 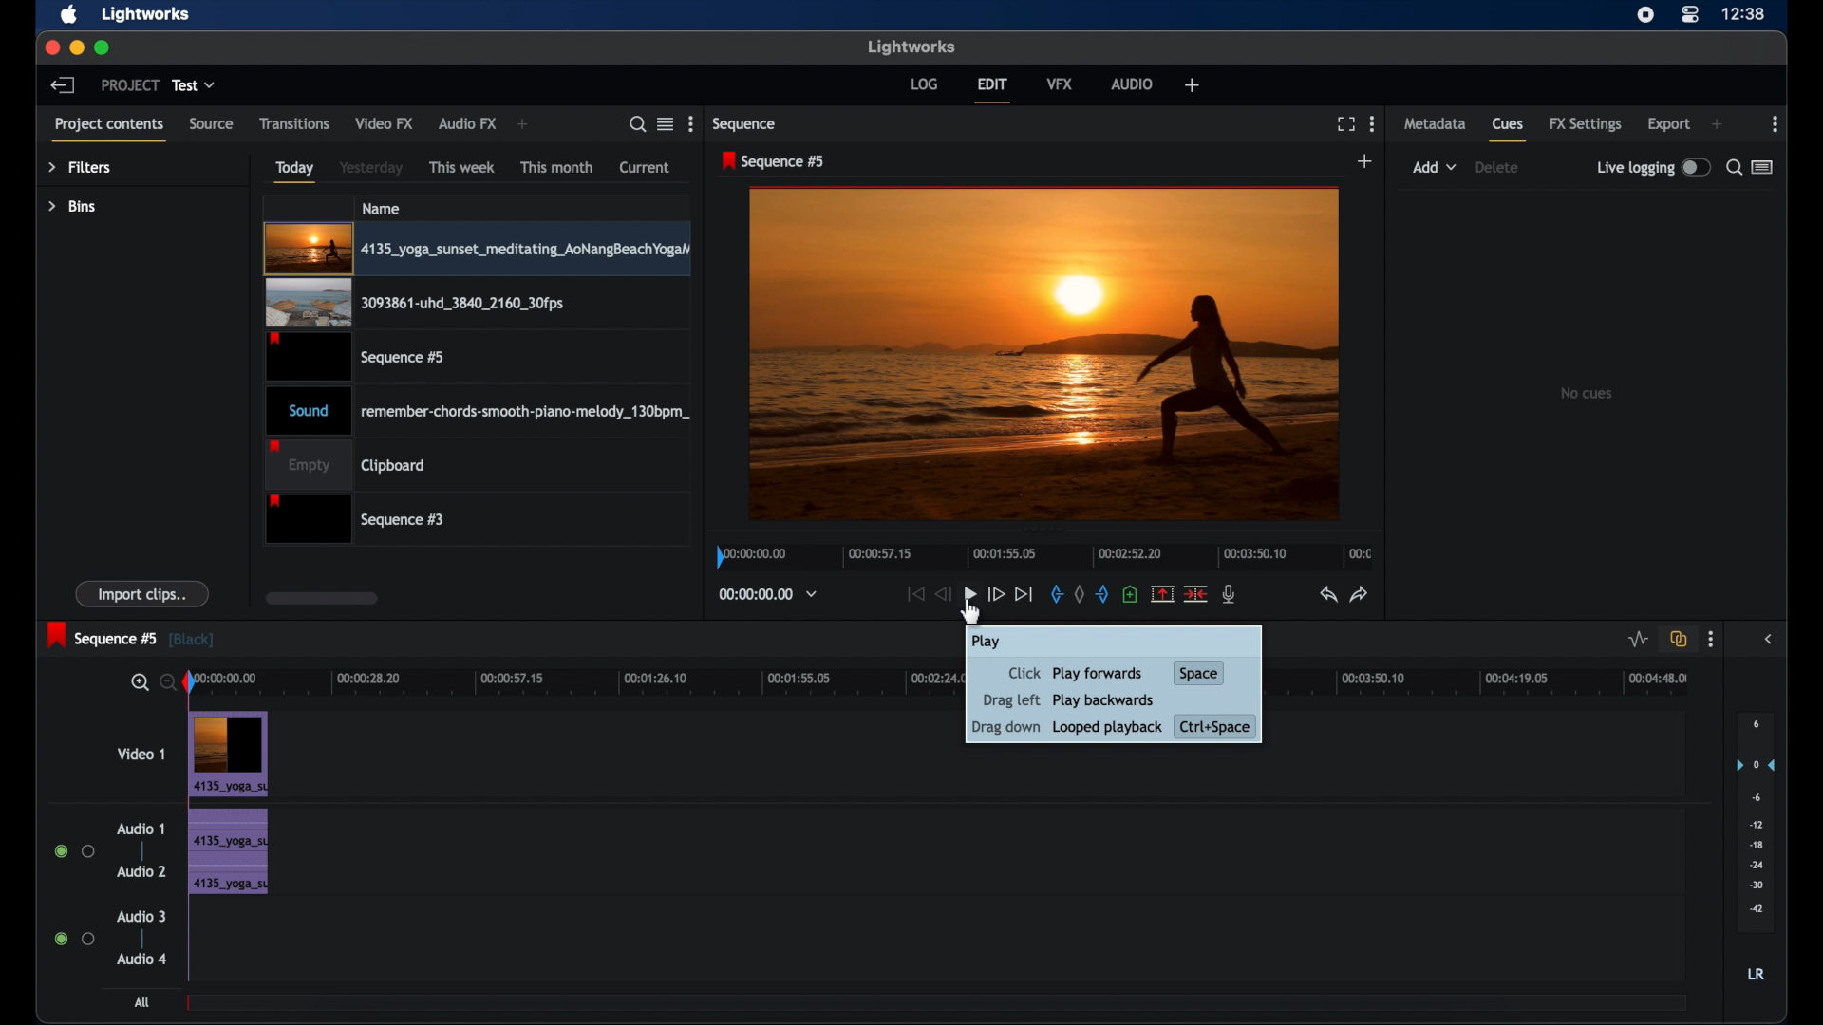 I want to click on more options, so click(x=1776, y=123).